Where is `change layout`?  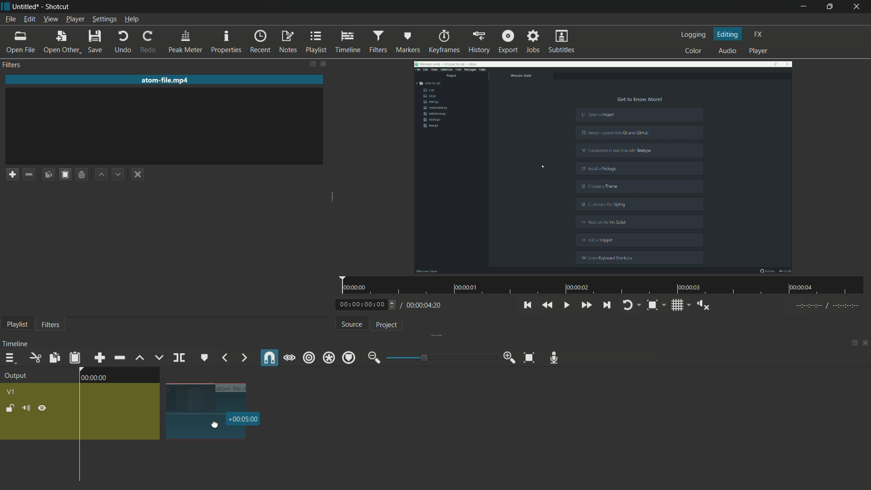 change layout is located at coordinates (851, 345).